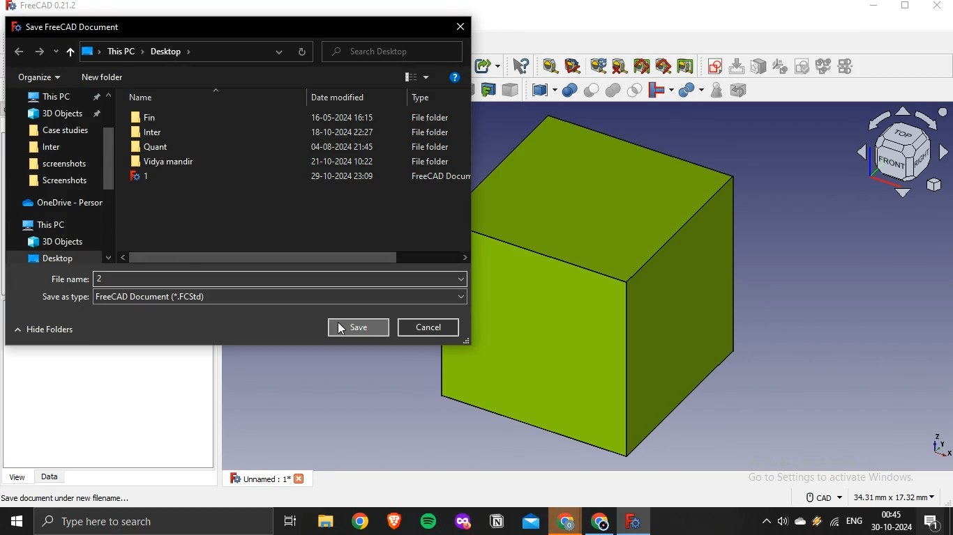 Image resolution: width=953 pixels, height=535 pixels. What do you see at coordinates (325, 521) in the screenshot?
I see `file explorer` at bounding box center [325, 521].